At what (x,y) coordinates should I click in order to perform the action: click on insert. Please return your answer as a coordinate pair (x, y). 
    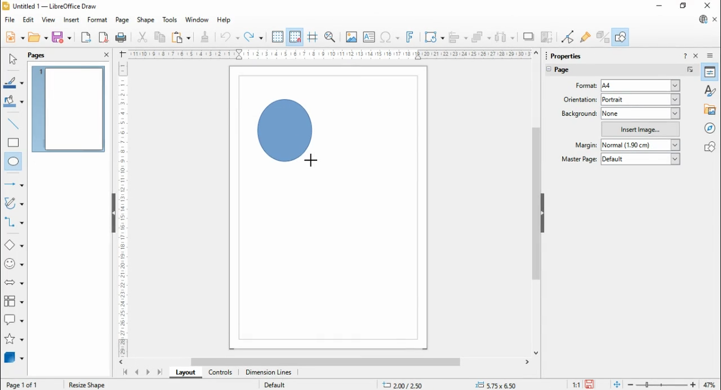
    Looking at the image, I should click on (71, 20).